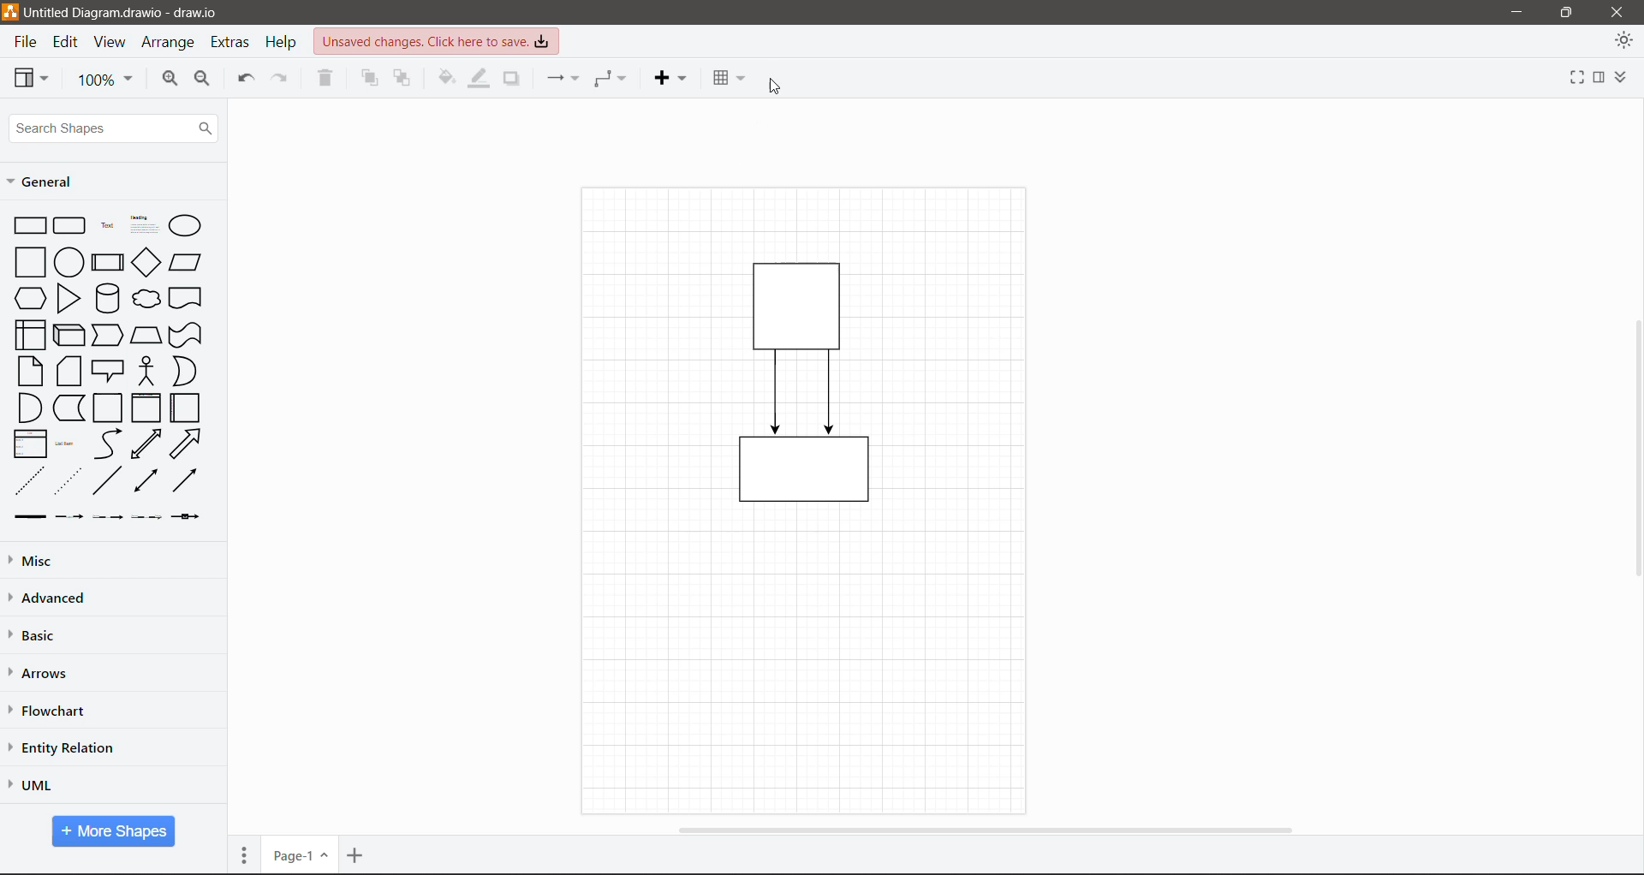 This screenshot has height=875, width=1644. I want to click on Pages, so click(244, 854).